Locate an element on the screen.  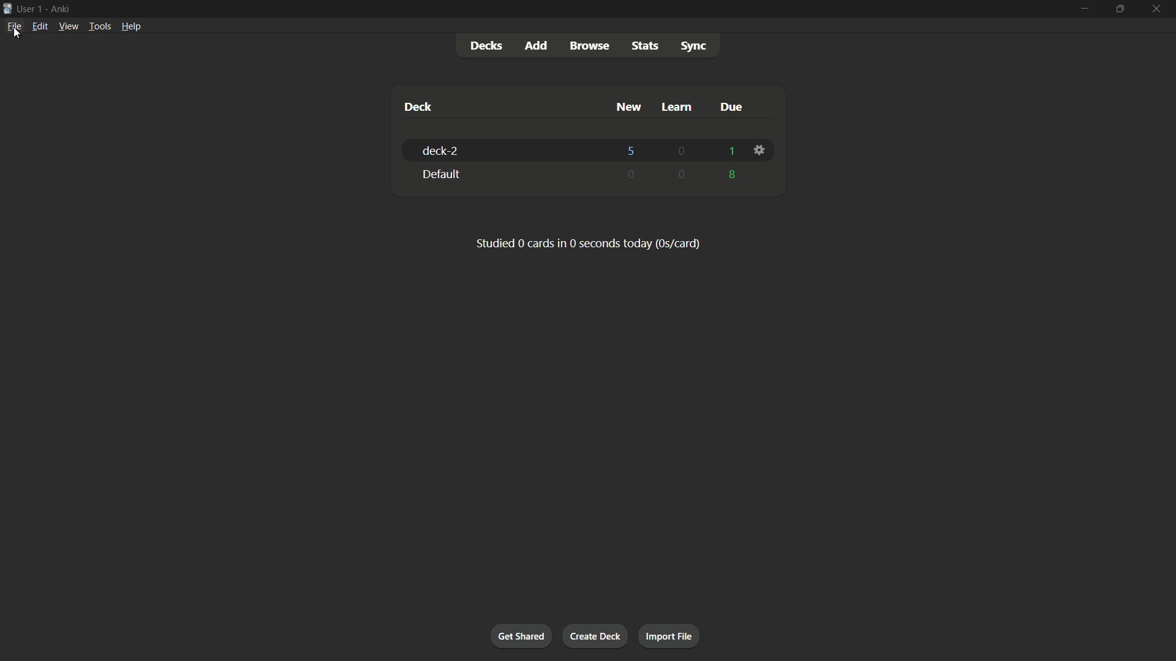
Maximize is located at coordinates (1118, 9).